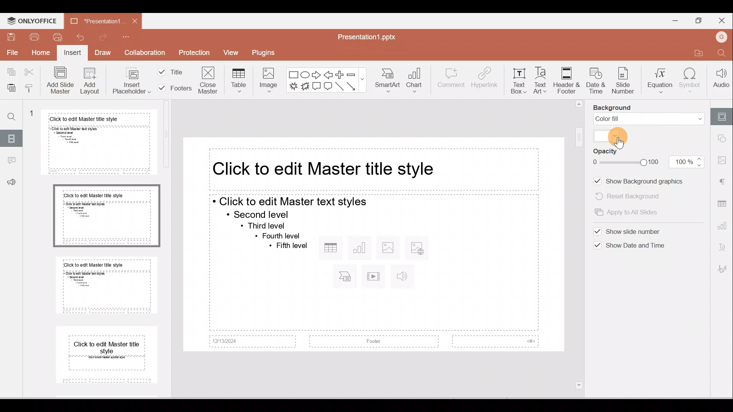 This screenshot has width=733, height=412. Describe the element at coordinates (12, 182) in the screenshot. I see `Feedback & support` at that location.